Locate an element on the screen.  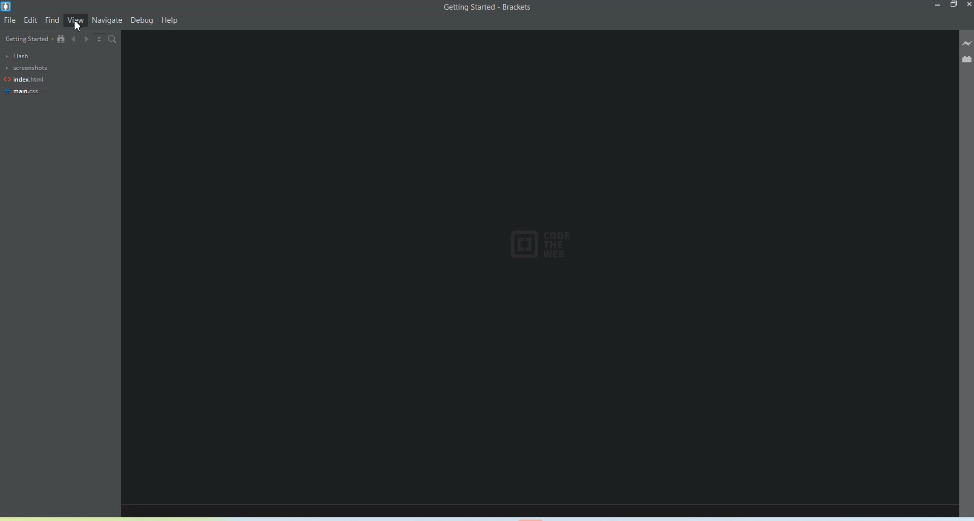
Edit is located at coordinates (31, 20).